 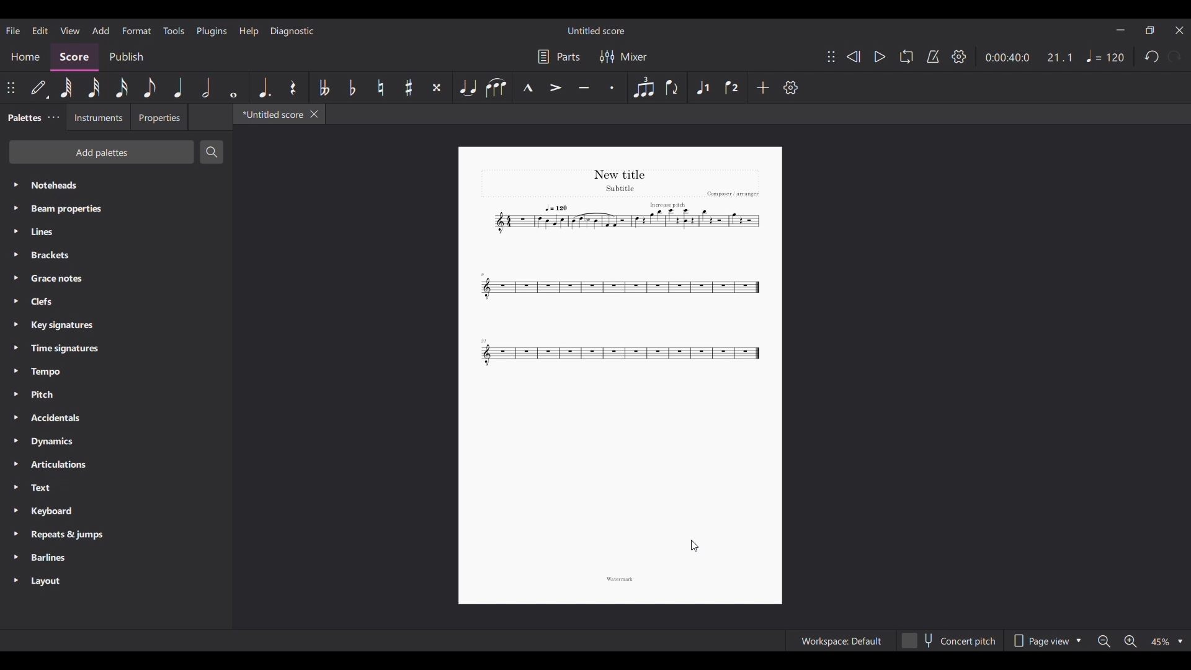 I want to click on Palettes, so click(x=23, y=117).